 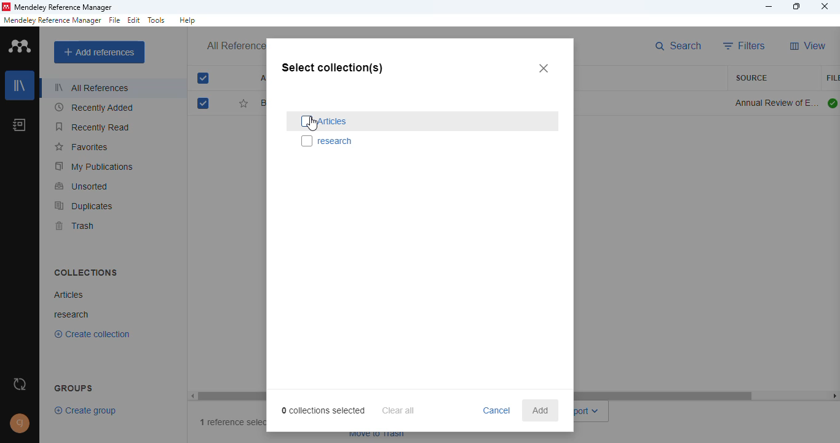 I want to click on annual review of environment and resources, so click(x=775, y=103).